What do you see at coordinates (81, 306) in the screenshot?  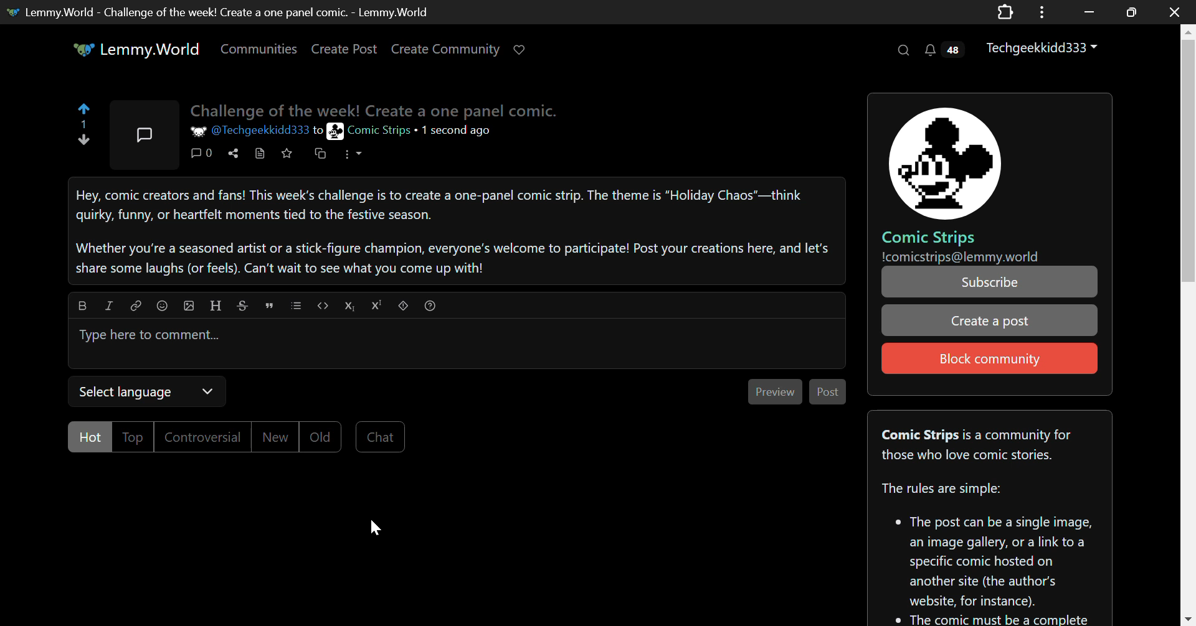 I see `bold` at bounding box center [81, 306].